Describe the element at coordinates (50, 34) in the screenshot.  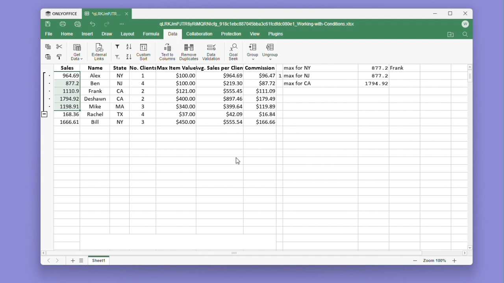
I see `File` at that location.